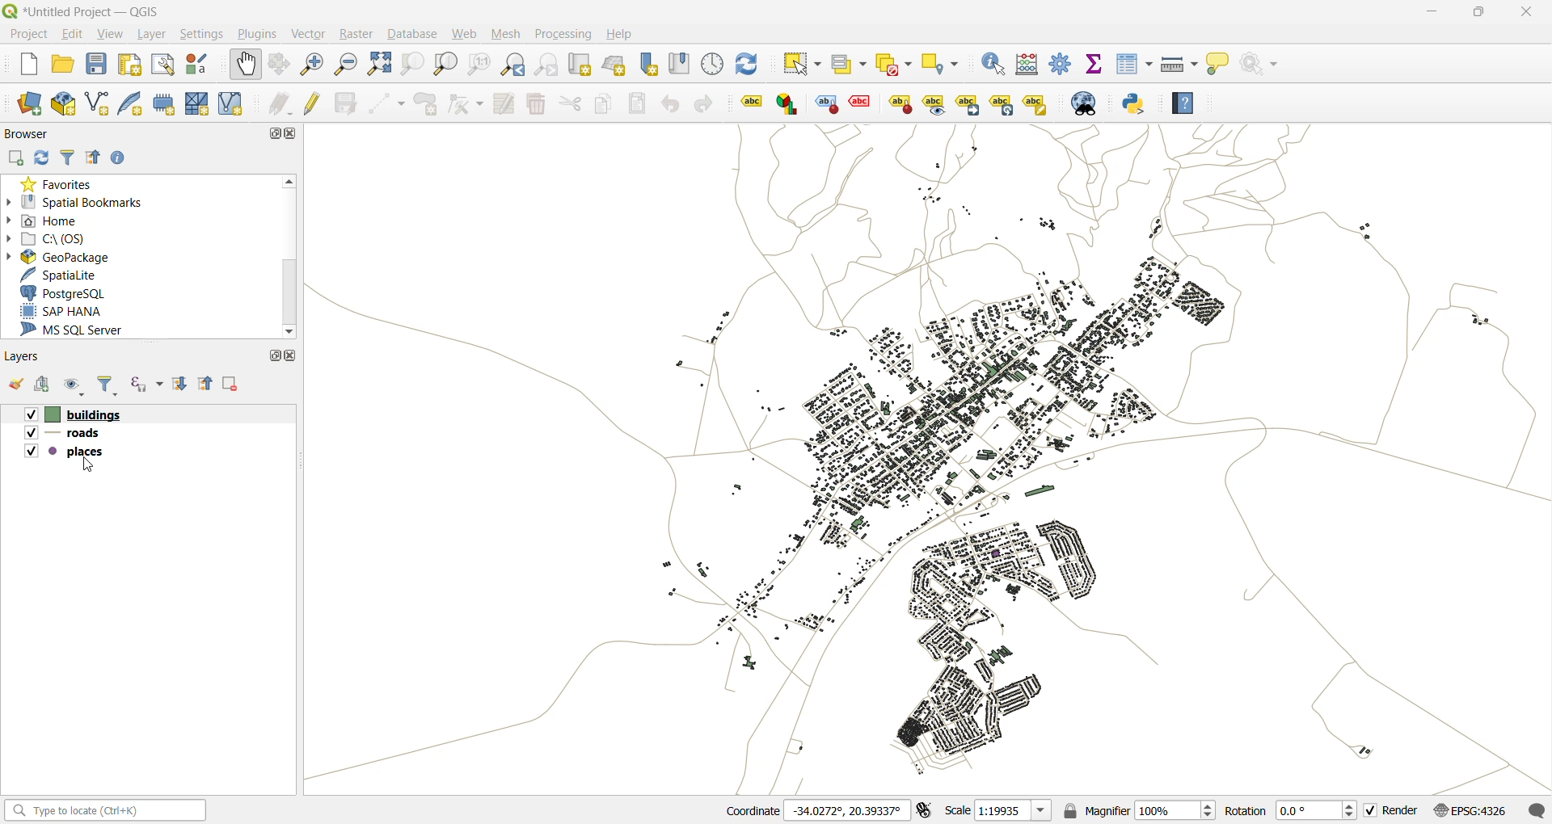 This screenshot has height=824, width=1552. I want to click on zoom in, so click(311, 62).